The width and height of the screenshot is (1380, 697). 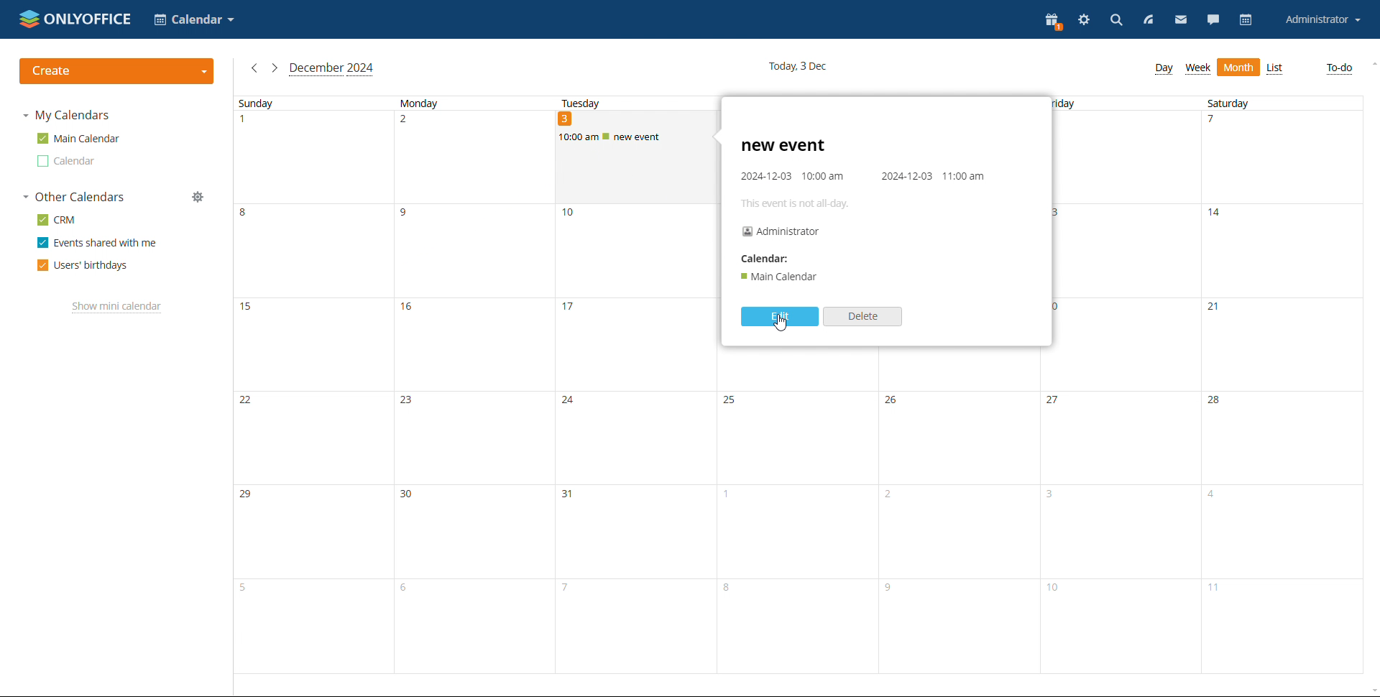 What do you see at coordinates (634, 345) in the screenshot?
I see `17` at bounding box center [634, 345].